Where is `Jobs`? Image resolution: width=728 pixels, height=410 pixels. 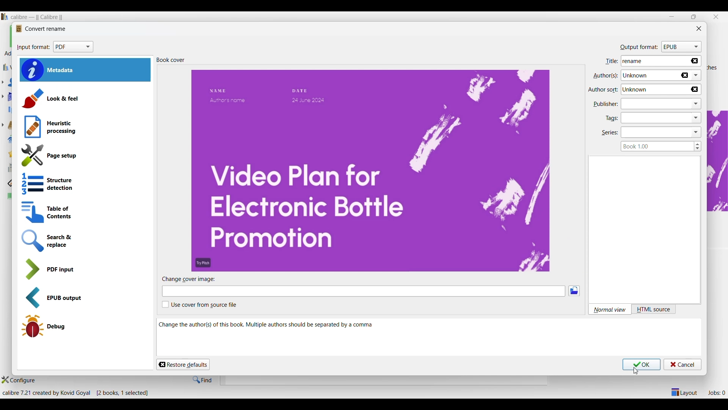 Jobs is located at coordinates (716, 393).